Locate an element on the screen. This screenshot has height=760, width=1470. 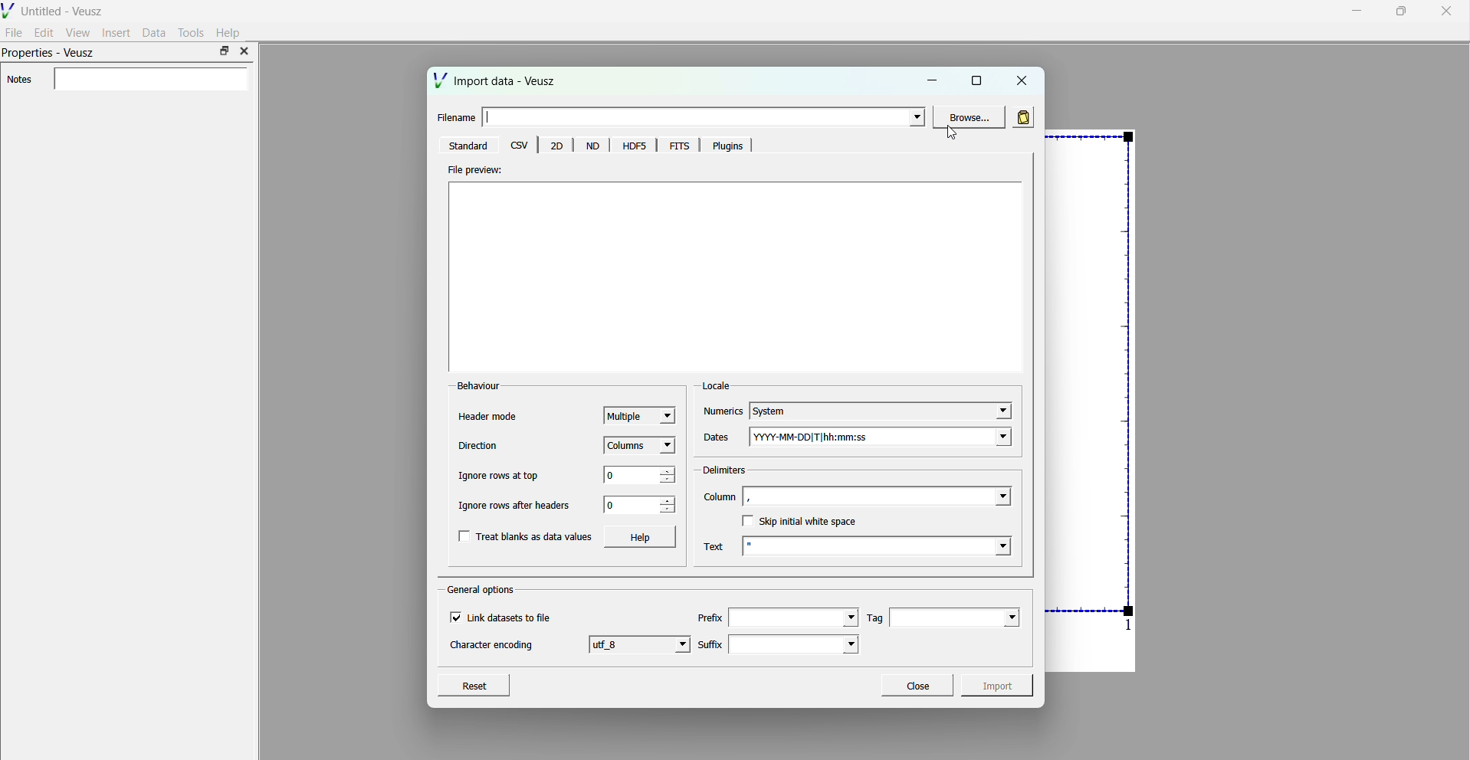
Plugins is located at coordinates (730, 146).